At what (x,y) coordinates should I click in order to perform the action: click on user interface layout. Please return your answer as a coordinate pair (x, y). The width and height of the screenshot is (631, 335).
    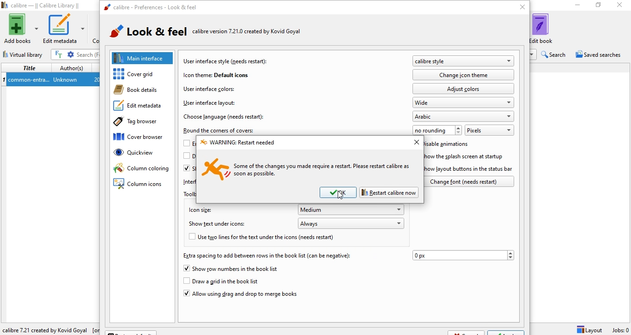
    Looking at the image, I should click on (208, 103).